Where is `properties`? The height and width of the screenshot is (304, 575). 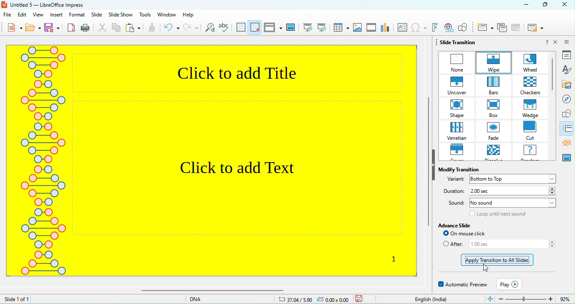
properties is located at coordinates (564, 55).